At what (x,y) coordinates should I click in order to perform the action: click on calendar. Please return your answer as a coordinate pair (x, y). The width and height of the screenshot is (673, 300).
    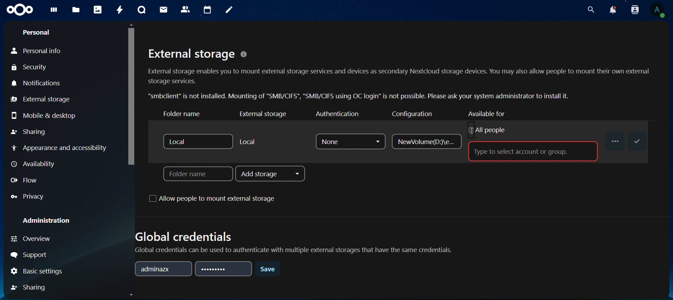
    Looking at the image, I should click on (208, 9).